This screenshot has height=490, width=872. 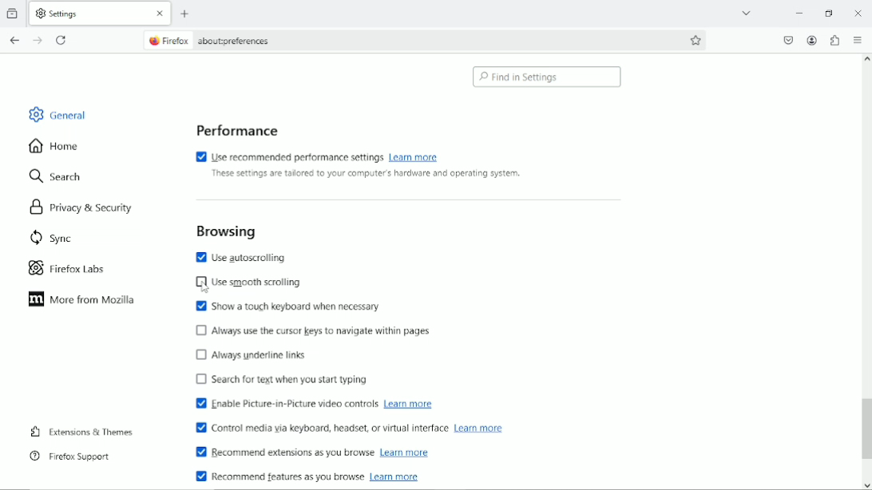 I want to click on search, so click(x=57, y=177).